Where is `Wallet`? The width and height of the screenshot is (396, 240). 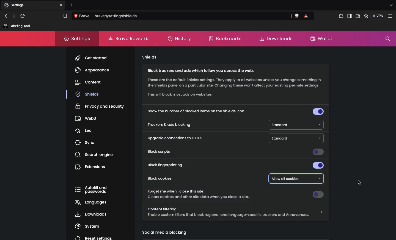 Wallet is located at coordinates (358, 16).